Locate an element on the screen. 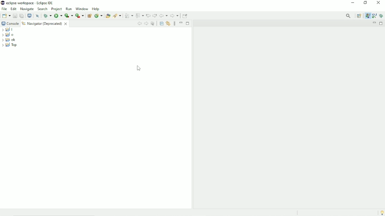  Help is located at coordinates (96, 9).